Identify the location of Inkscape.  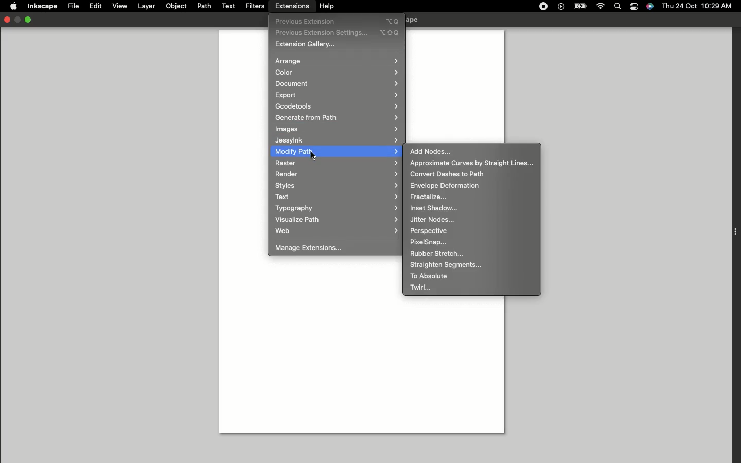
(43, 7).